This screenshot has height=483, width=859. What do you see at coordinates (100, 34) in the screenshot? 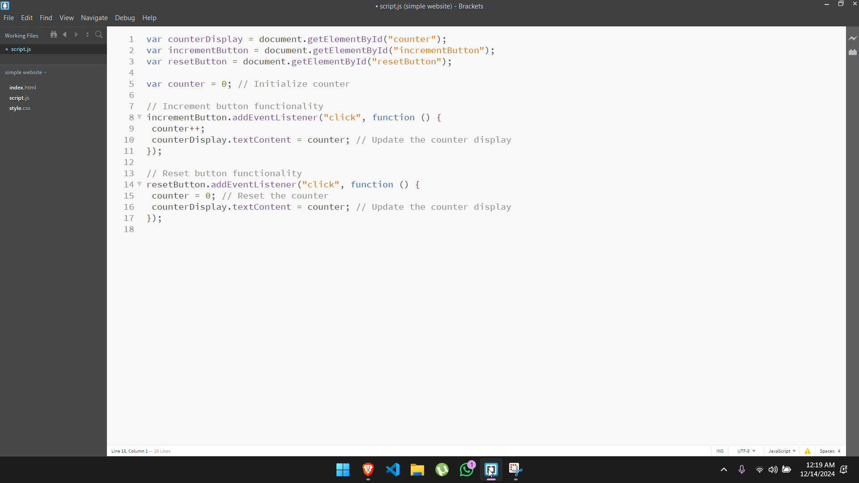
I see `search` at bounding box center [100, 34].